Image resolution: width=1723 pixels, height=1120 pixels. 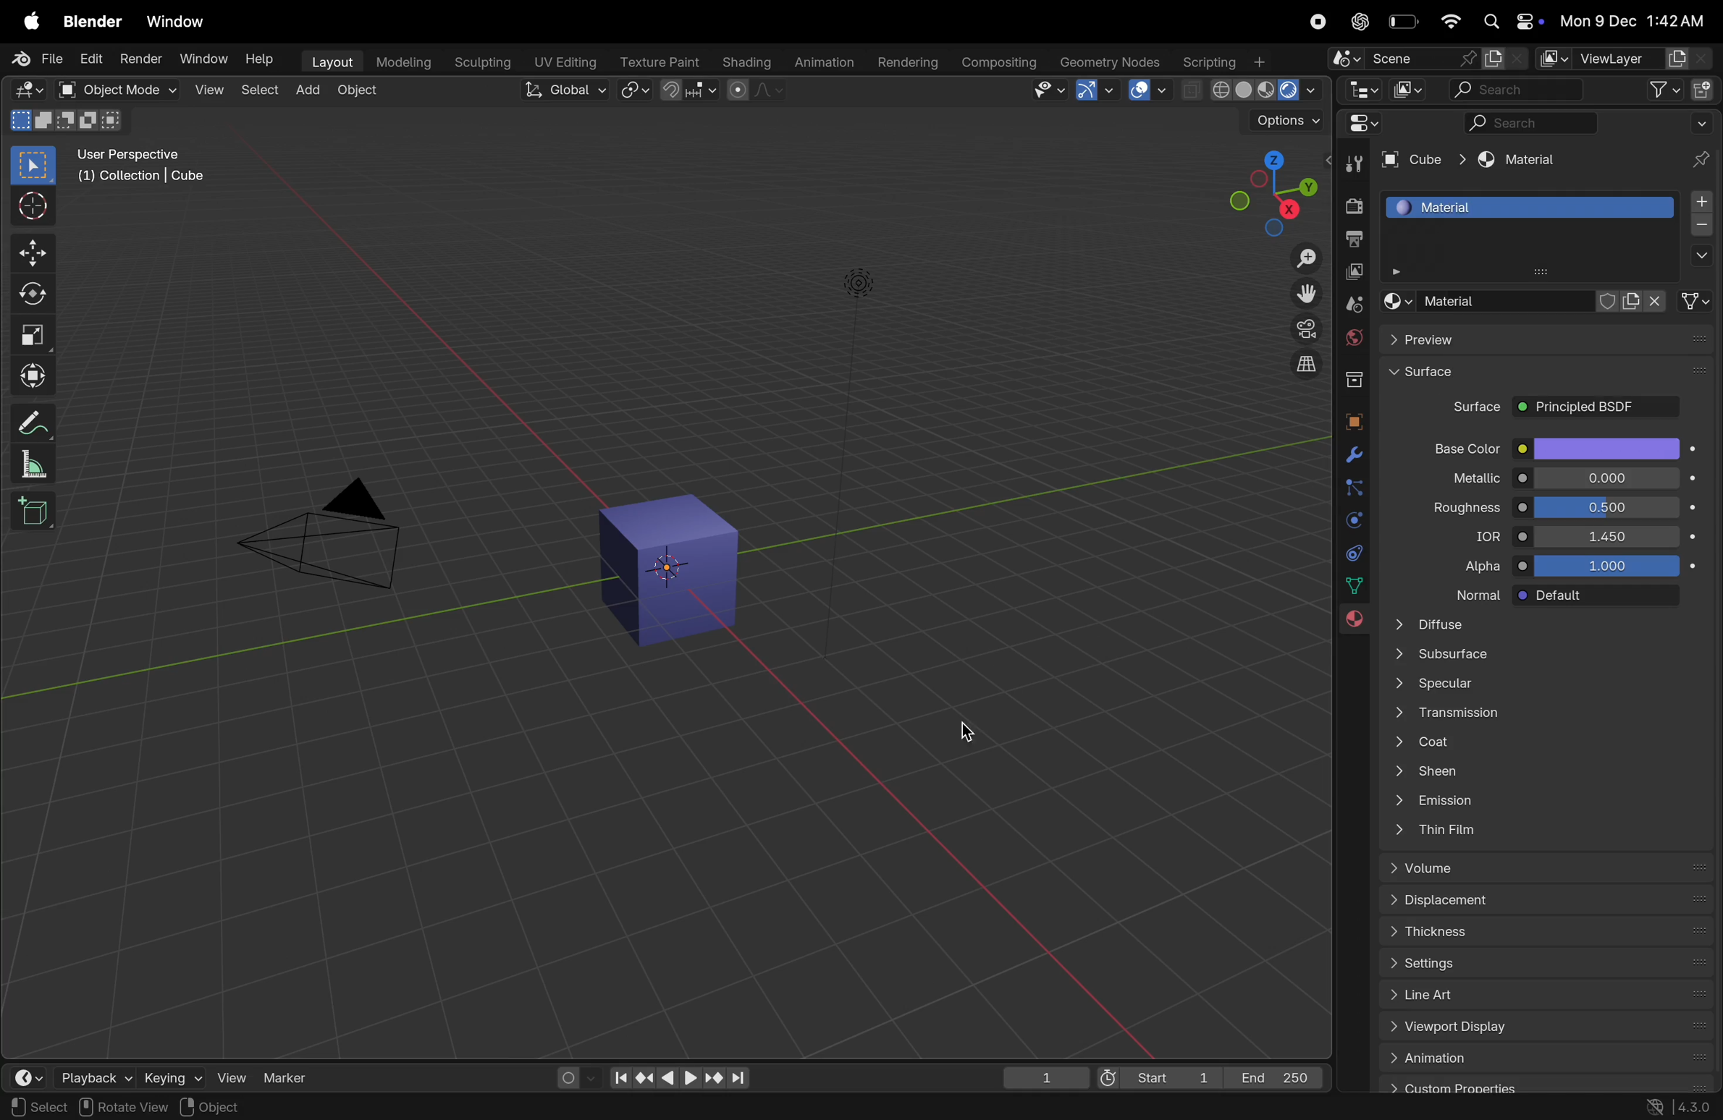 What do you see at coordinates (307, 92) in the screenshot?
I see `add` at bounding box center [307, 92].